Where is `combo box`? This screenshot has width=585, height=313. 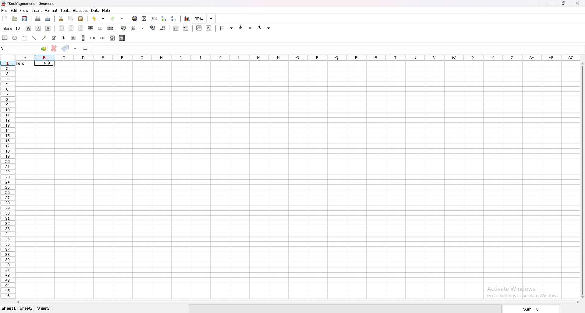
combo box is located at coordinates (122, 38).